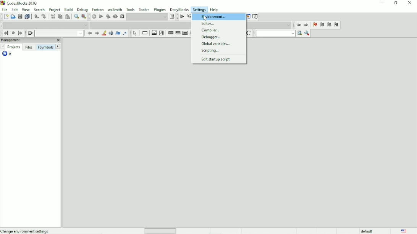  What do you see at coordinates (27, 17) in the screenshot?
I see `Save everything` at bounding box center [27, 17].